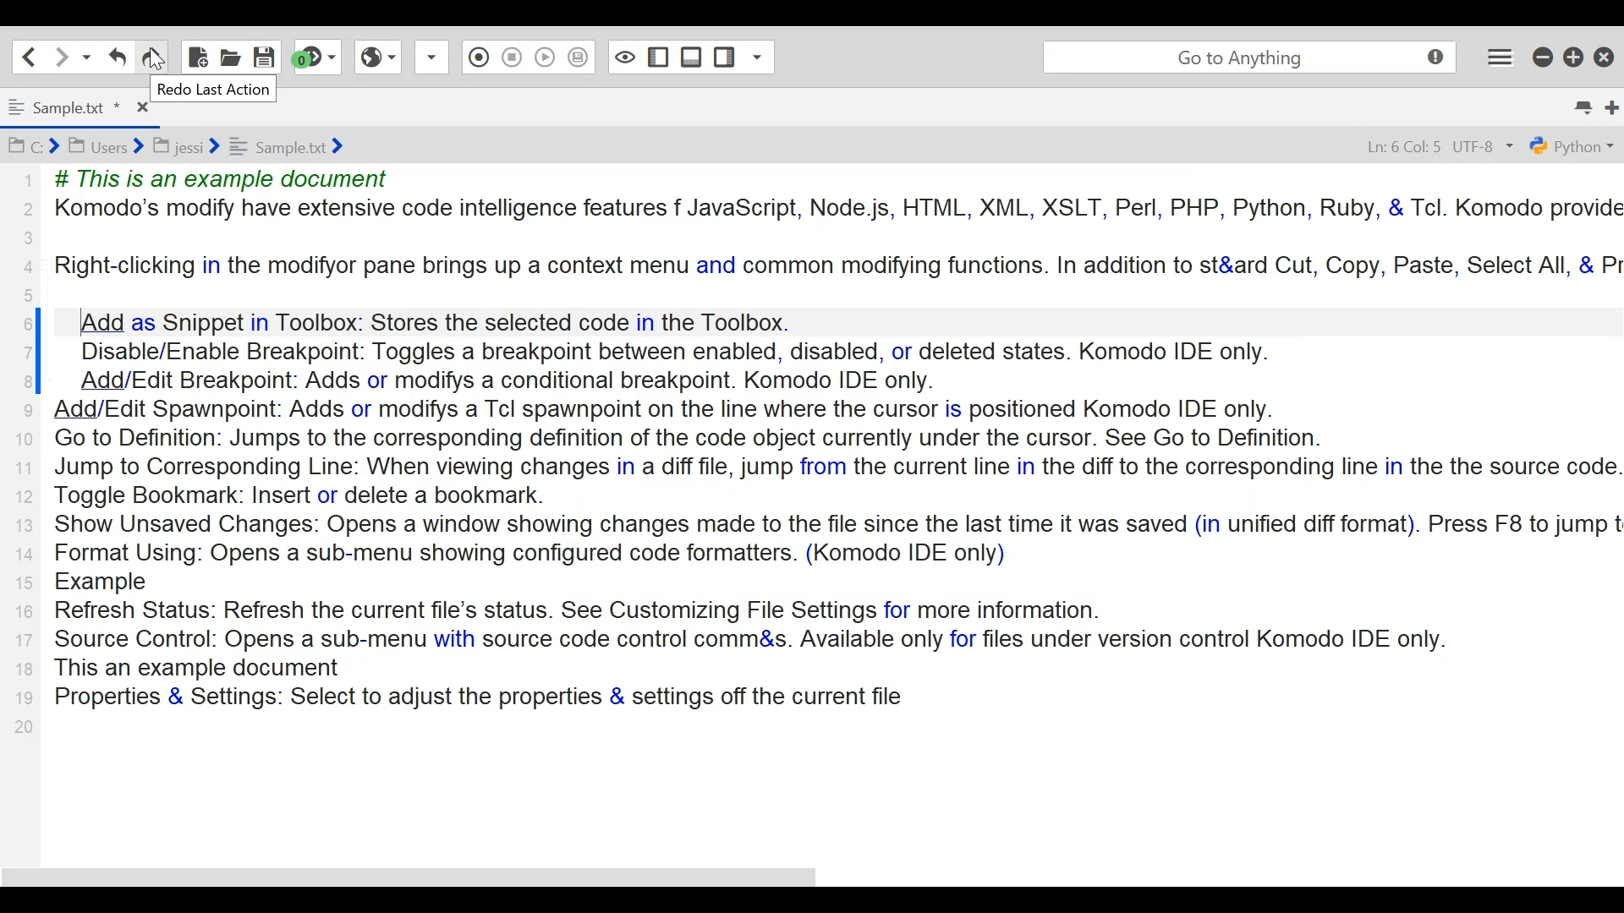 This screenshot has height=913, width=1624. What do you see at coordinates (151, 57) in the screenshot?
I see `Undo` at bounding box center [151, 57].